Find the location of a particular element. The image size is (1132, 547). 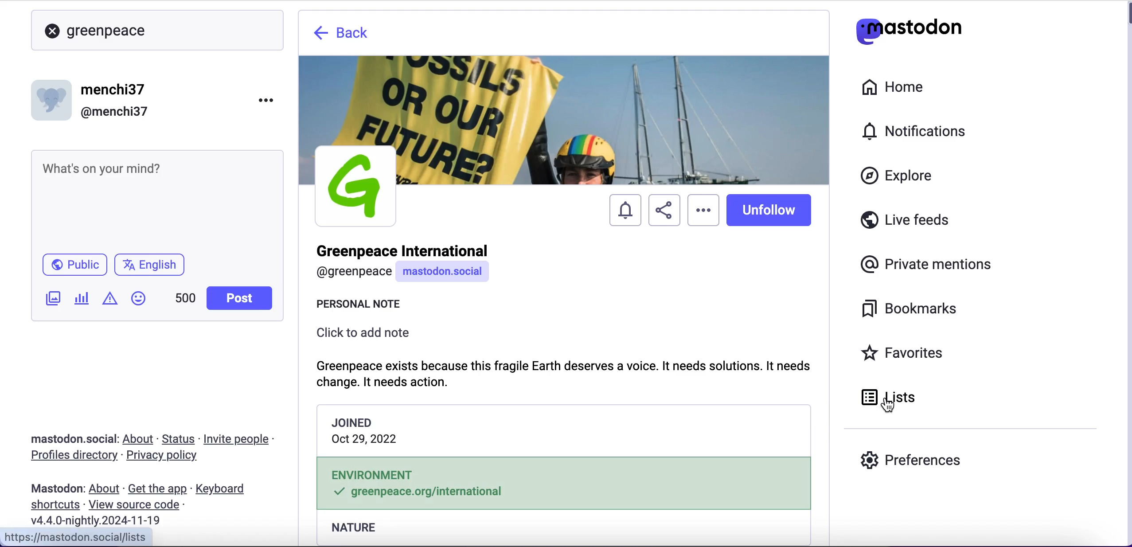

view source code is located at coordinates (137, 505).